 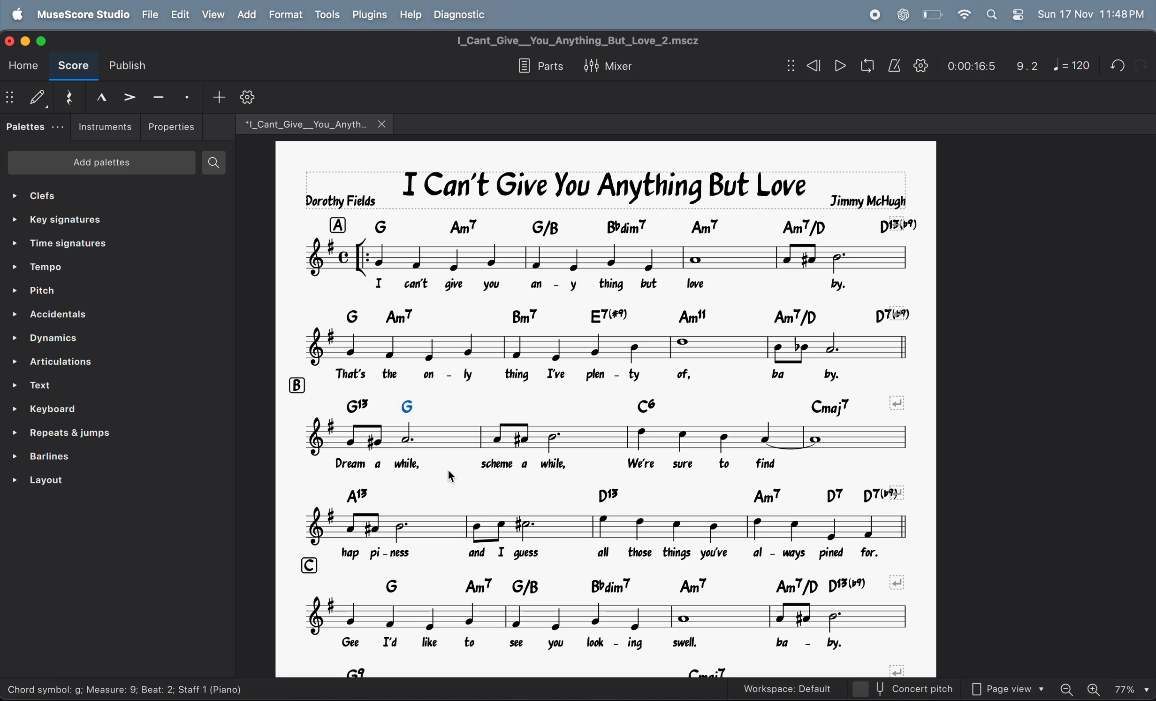 I want to click on notes, so click(x=604, y=616).